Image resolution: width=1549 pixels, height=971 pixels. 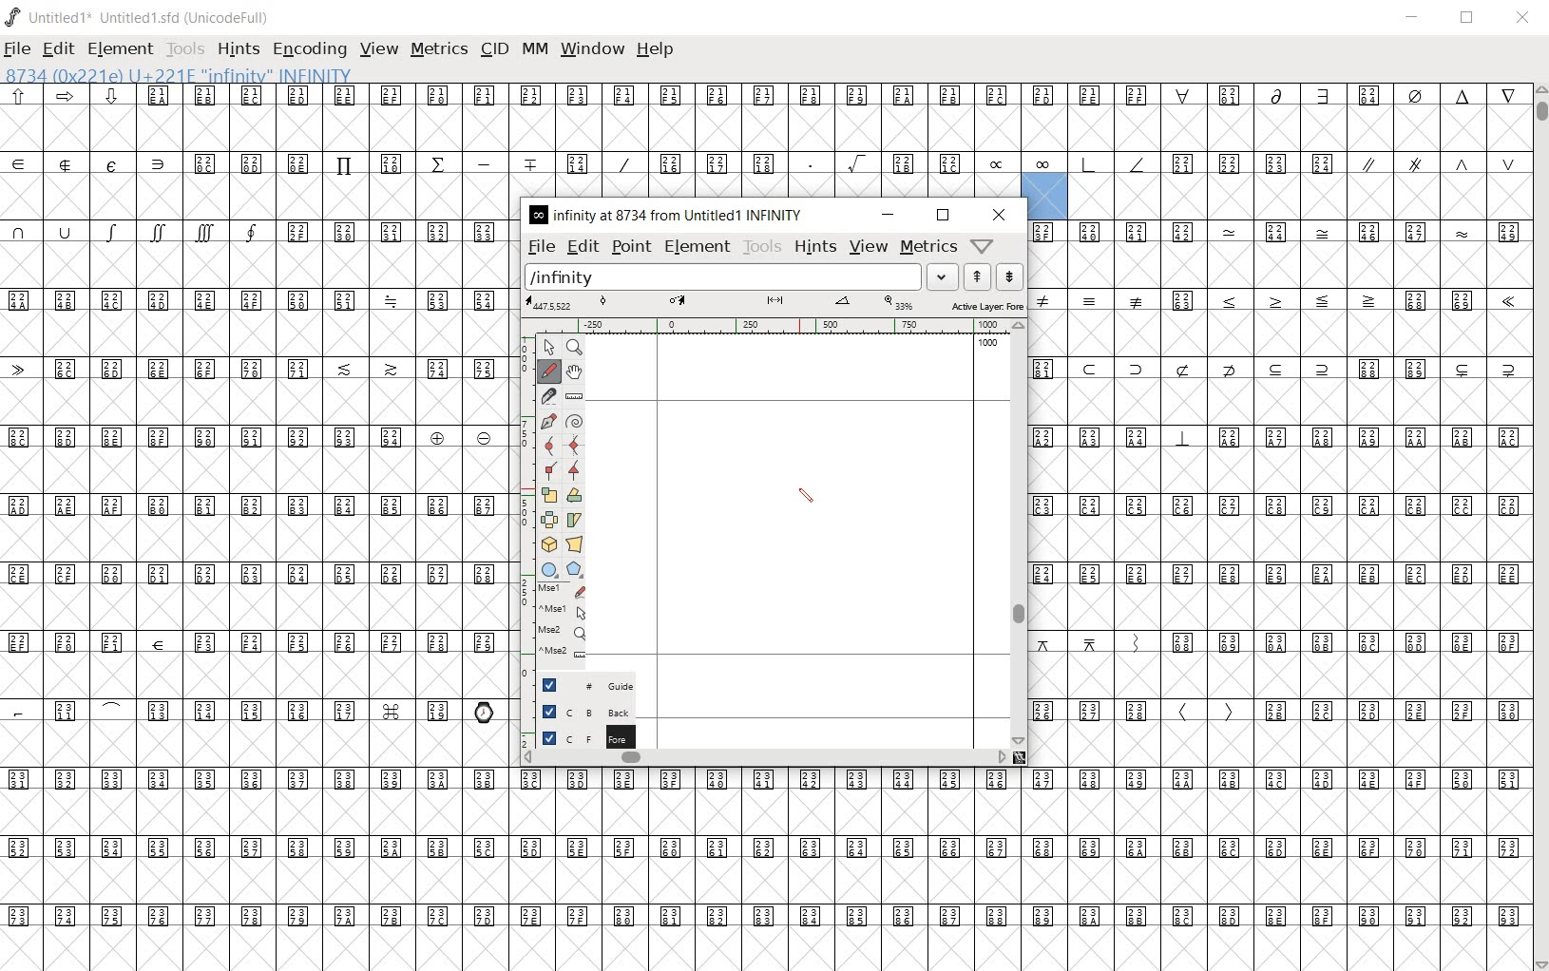 What do you see at coordinates (1470, 20) in the screenshot?
I see `restore down` at bounding box center [1470, 20].